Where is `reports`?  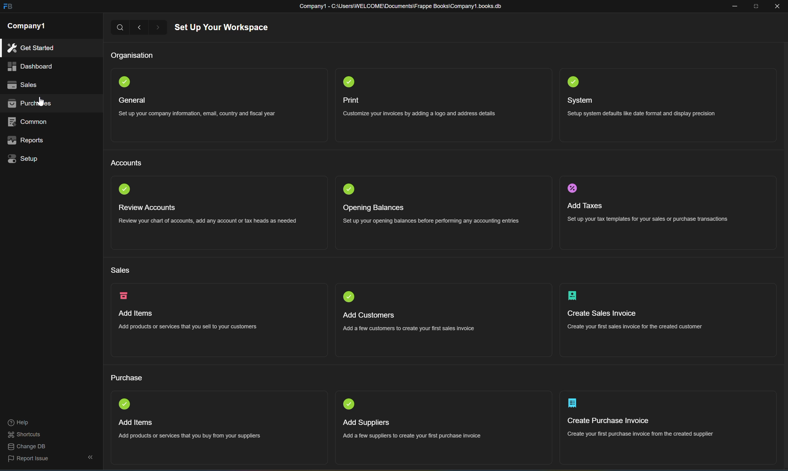 reports is located at coordinates (25, 140).